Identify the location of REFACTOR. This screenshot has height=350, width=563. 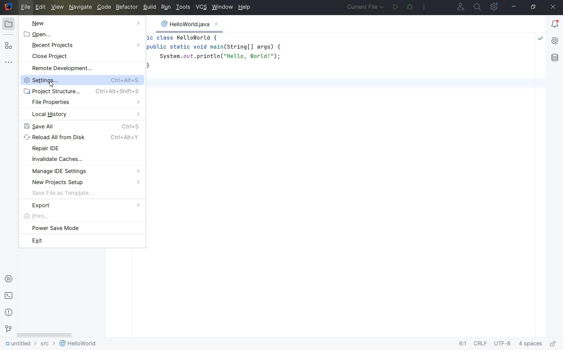
(126, 8).